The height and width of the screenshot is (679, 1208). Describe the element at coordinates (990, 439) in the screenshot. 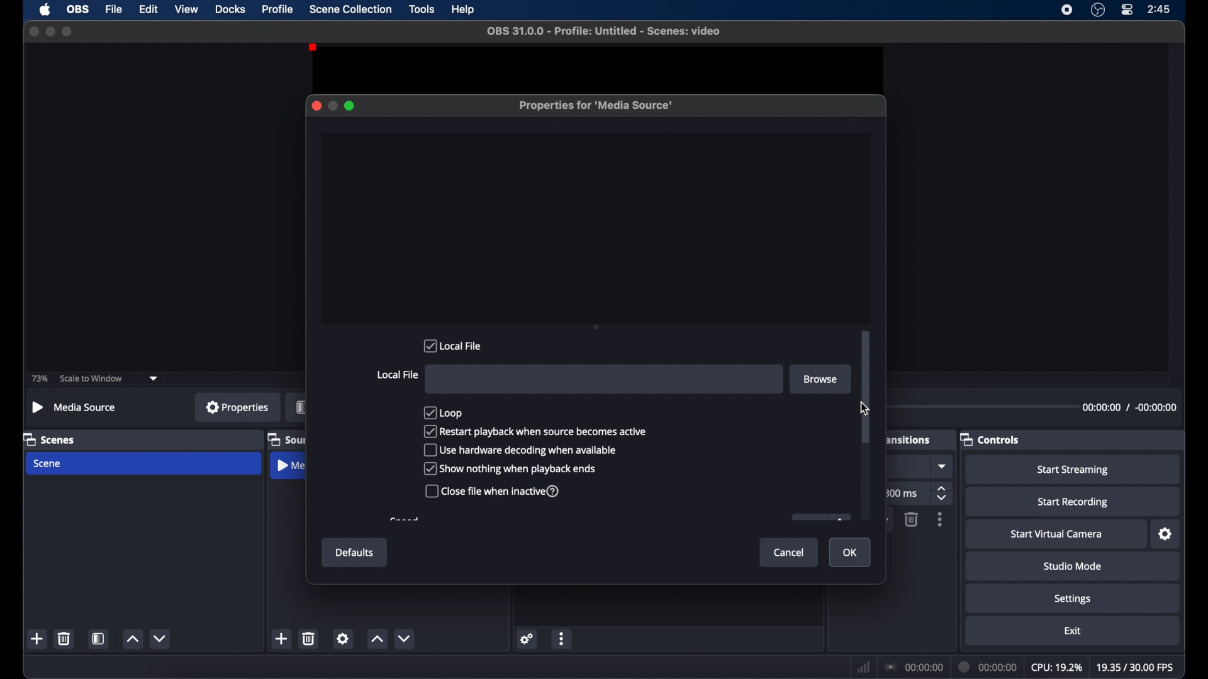

I see `controls` at that location.